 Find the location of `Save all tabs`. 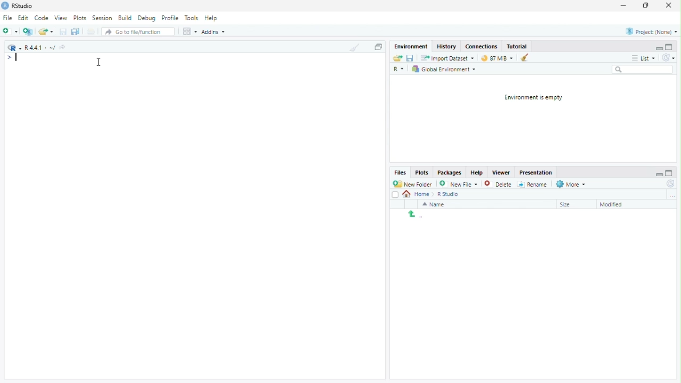

Save all tabs is located at coordinates (75, 31).